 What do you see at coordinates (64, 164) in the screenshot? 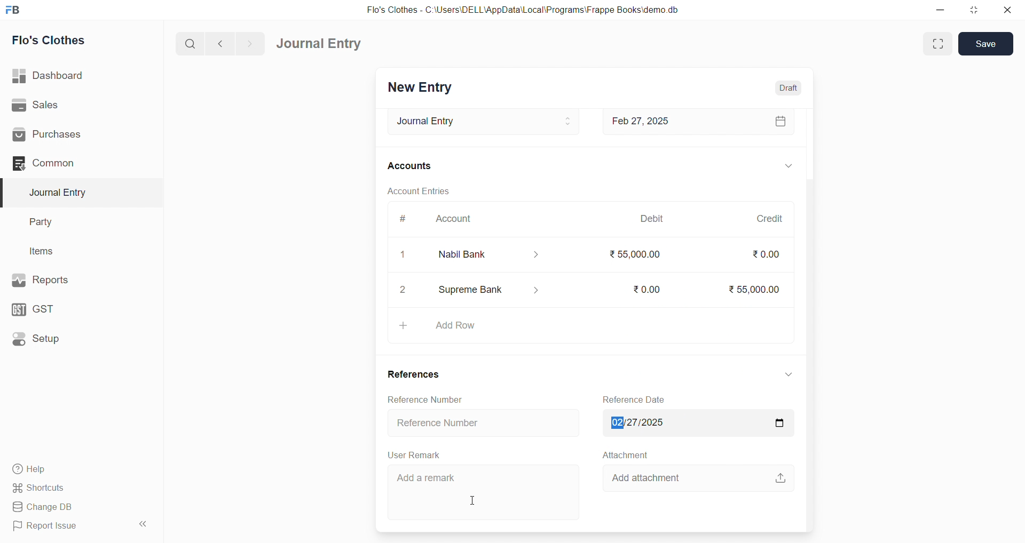
I see `Common` at bounding box center [64, 164].